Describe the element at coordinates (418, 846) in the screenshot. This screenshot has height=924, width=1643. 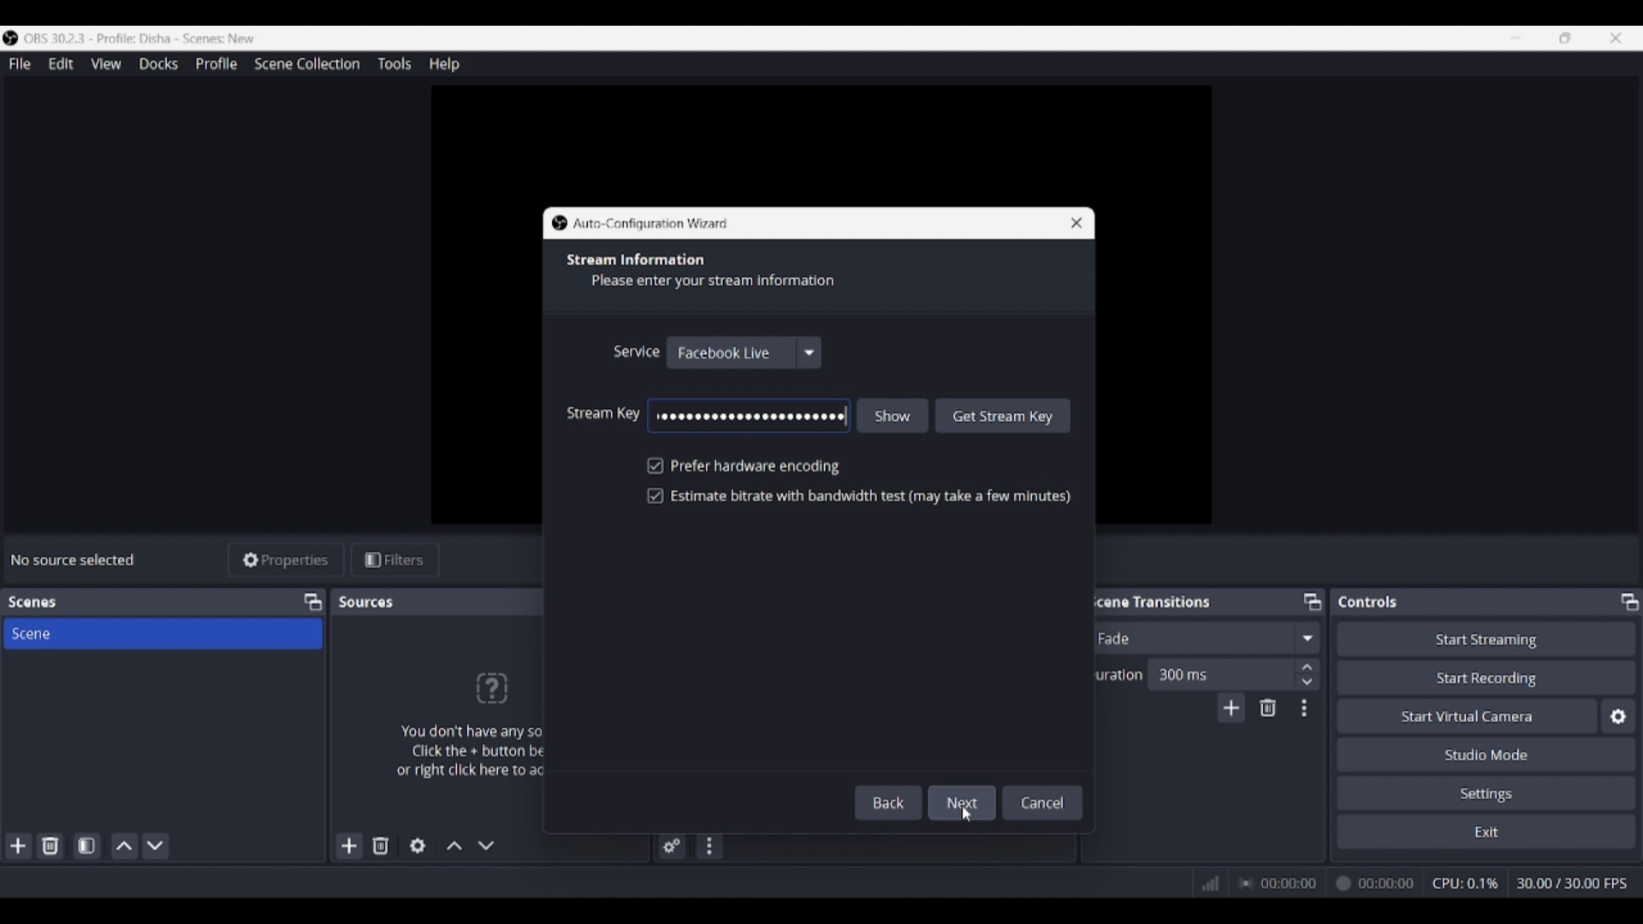
I see `Open source properties` at that location.